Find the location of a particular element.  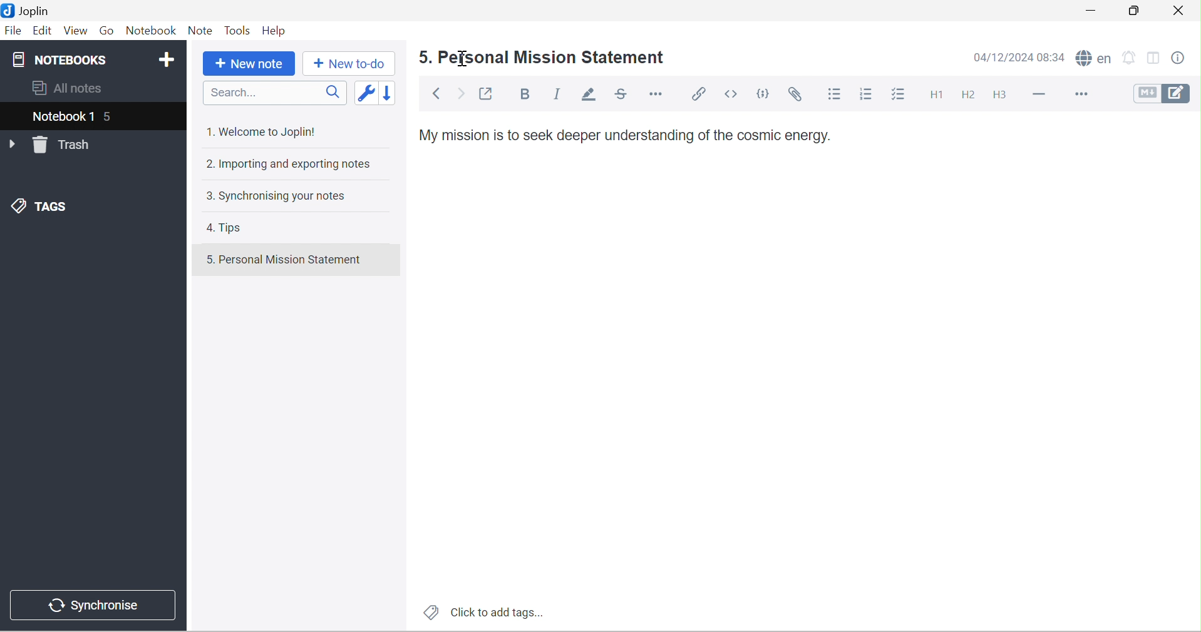

Toggle sort order field is located at coordinates (365, 95).